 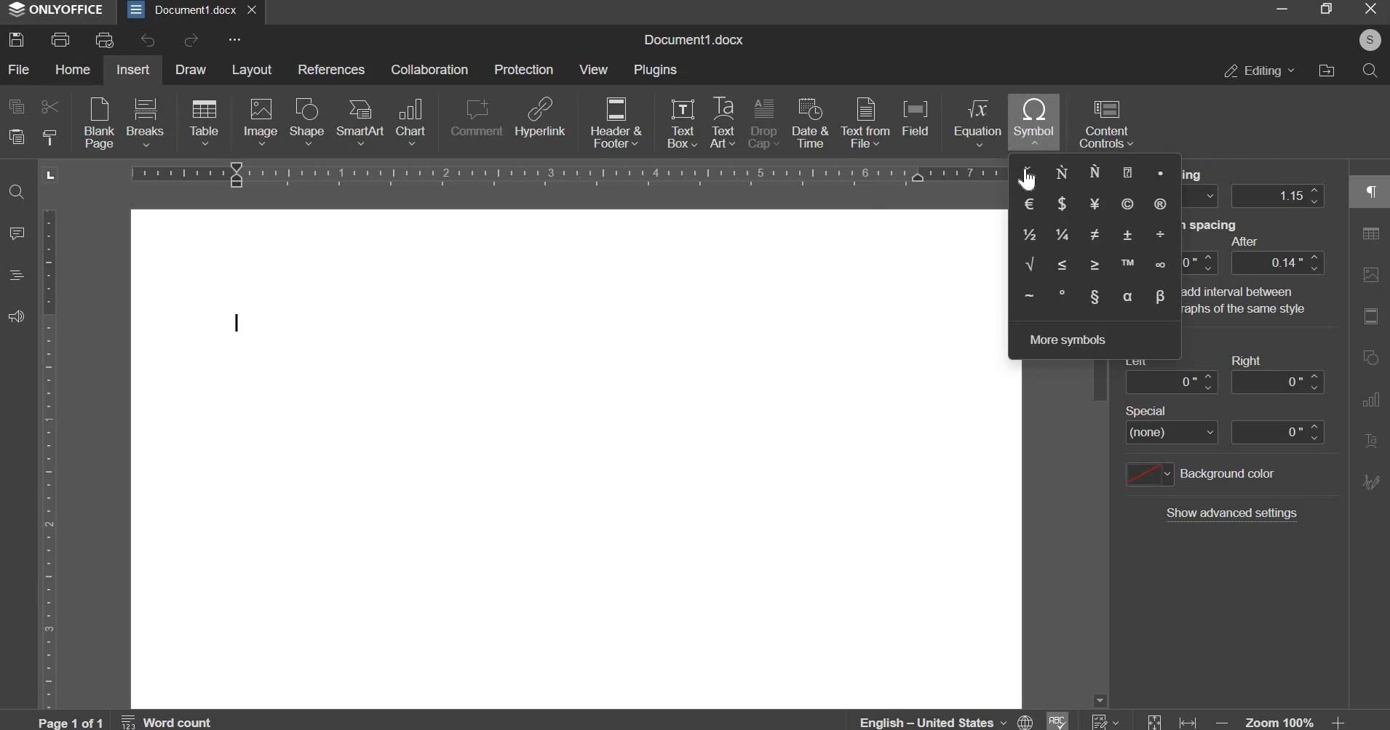 I want to click on layout, so click(x=251, y=69).